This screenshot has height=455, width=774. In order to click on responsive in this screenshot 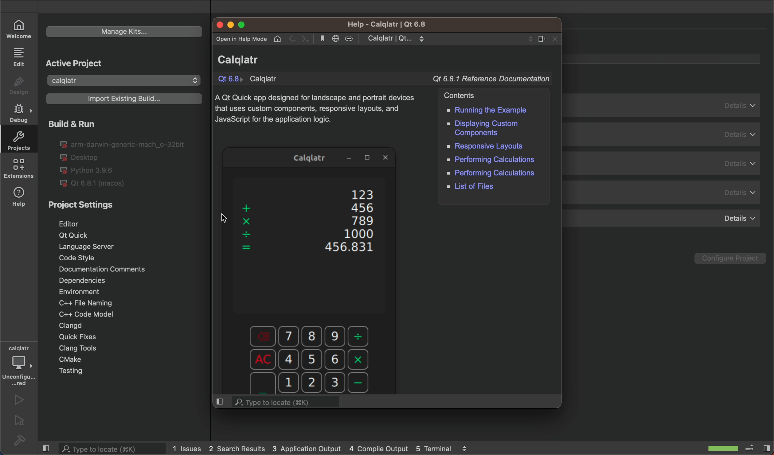, I will do `click(491, 146)`.